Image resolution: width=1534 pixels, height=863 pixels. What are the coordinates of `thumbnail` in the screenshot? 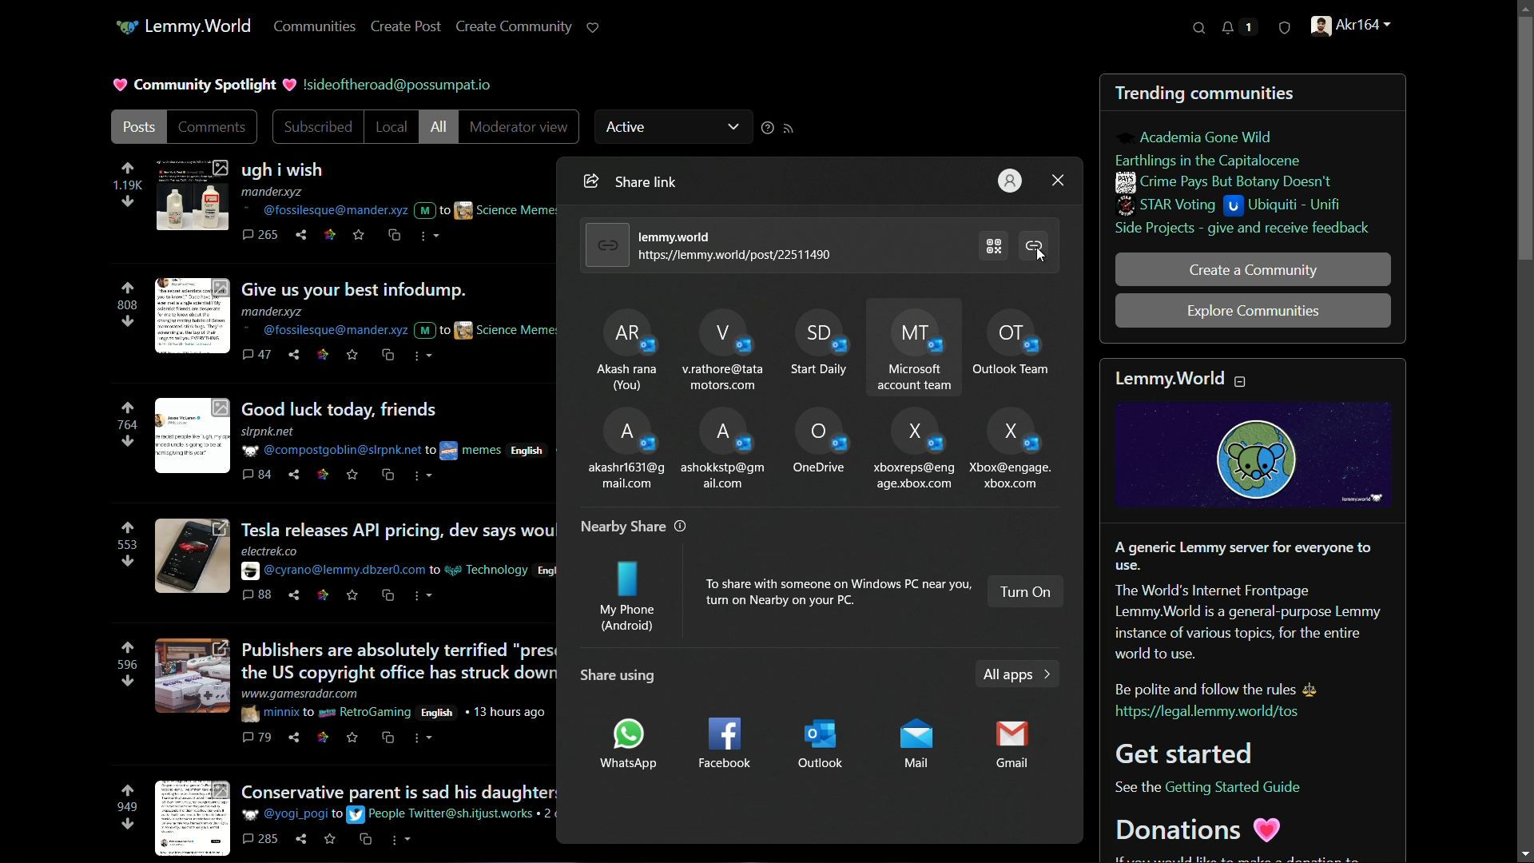 It's located at (189, 678).